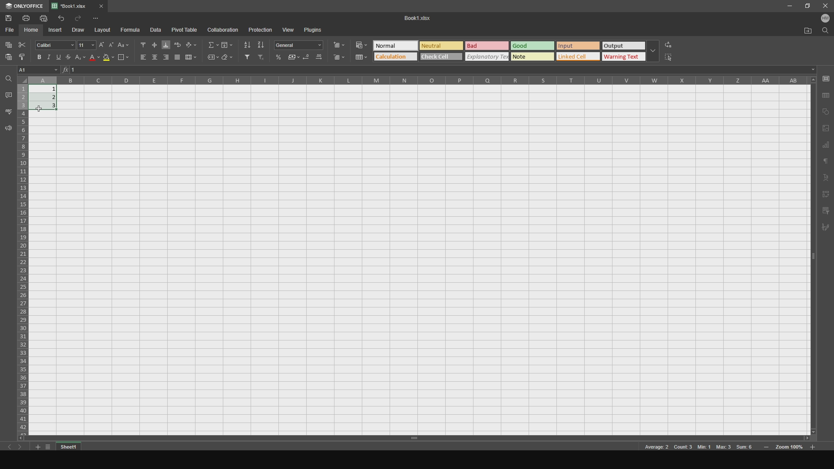  Describe the element at coordinates (153, 43) in the screenshot. I see `align middle` at that location.